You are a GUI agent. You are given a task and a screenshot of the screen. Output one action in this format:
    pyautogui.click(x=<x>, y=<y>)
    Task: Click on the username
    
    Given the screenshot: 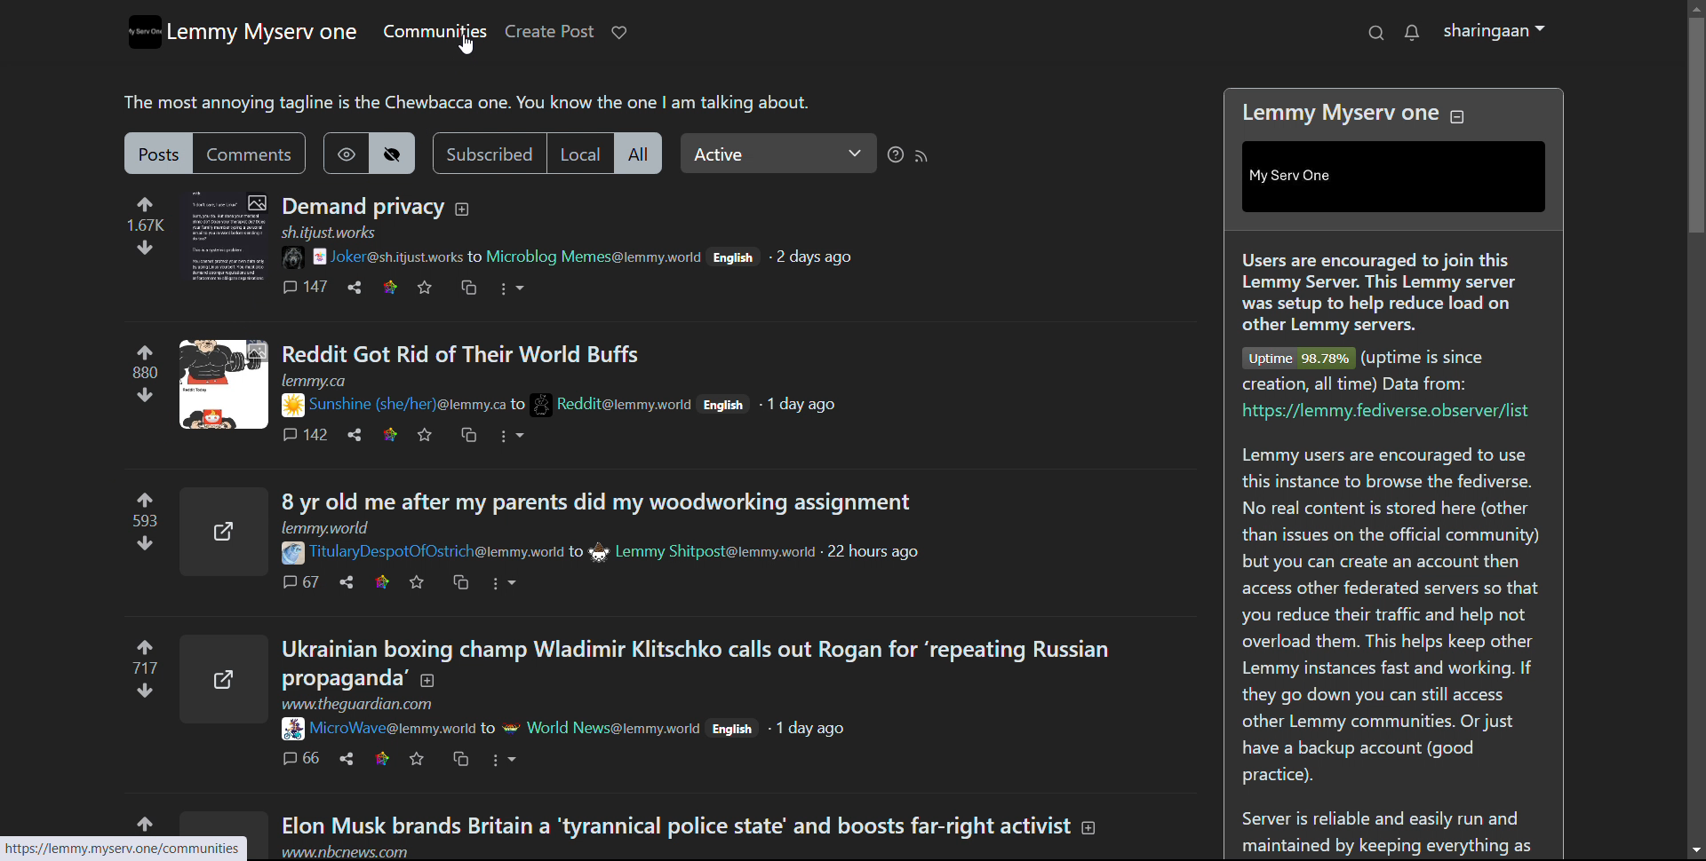 What is the action you would take?
    pyautogui.click(x=626, y=402)
    